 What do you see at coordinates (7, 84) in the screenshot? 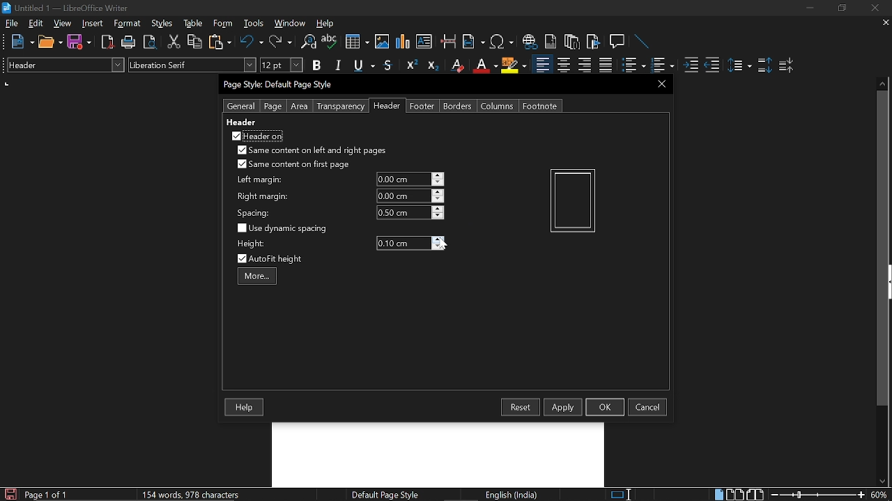
I see `units` at bounding box center [7, 84].